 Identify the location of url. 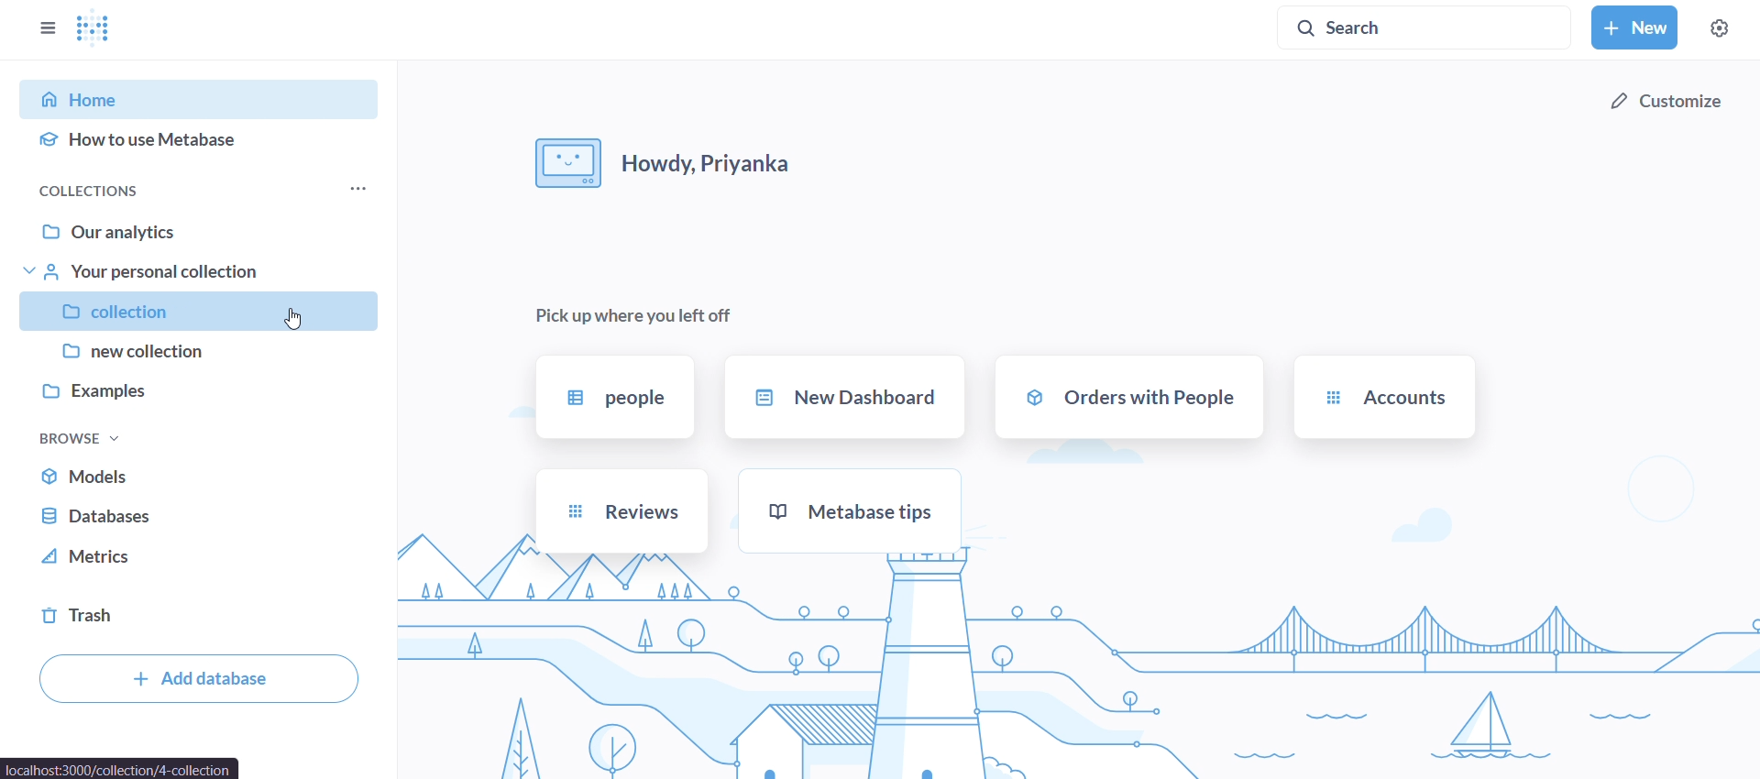
(121, 768).